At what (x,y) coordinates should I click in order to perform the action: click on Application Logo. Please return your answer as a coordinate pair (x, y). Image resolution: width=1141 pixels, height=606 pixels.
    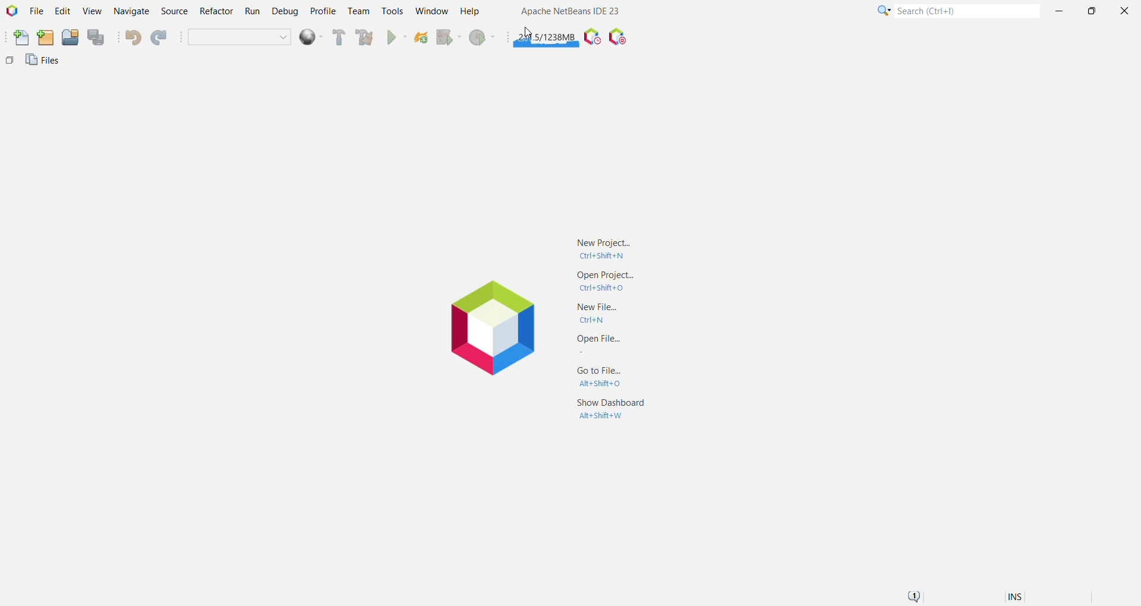
    Looking at the image, I should click on (487, 323).